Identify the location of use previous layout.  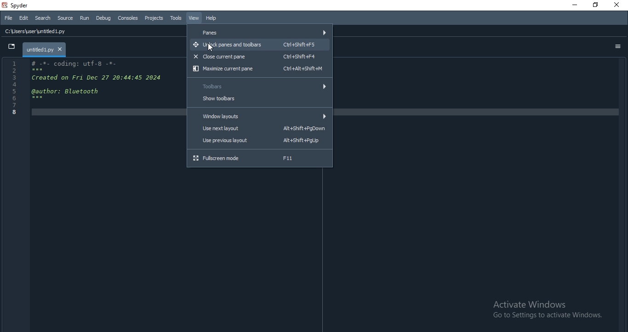
(260, 142).